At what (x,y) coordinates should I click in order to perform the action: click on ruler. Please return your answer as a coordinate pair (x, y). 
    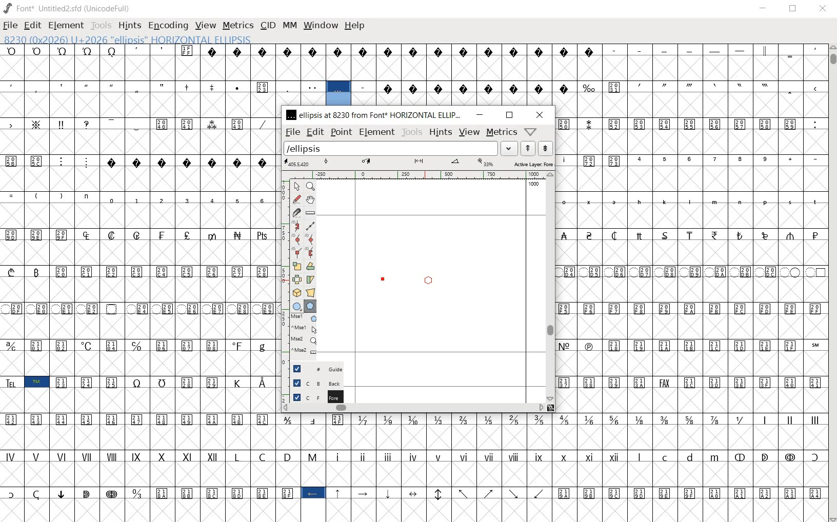
    Looking at the image, I should click on (425, 174).